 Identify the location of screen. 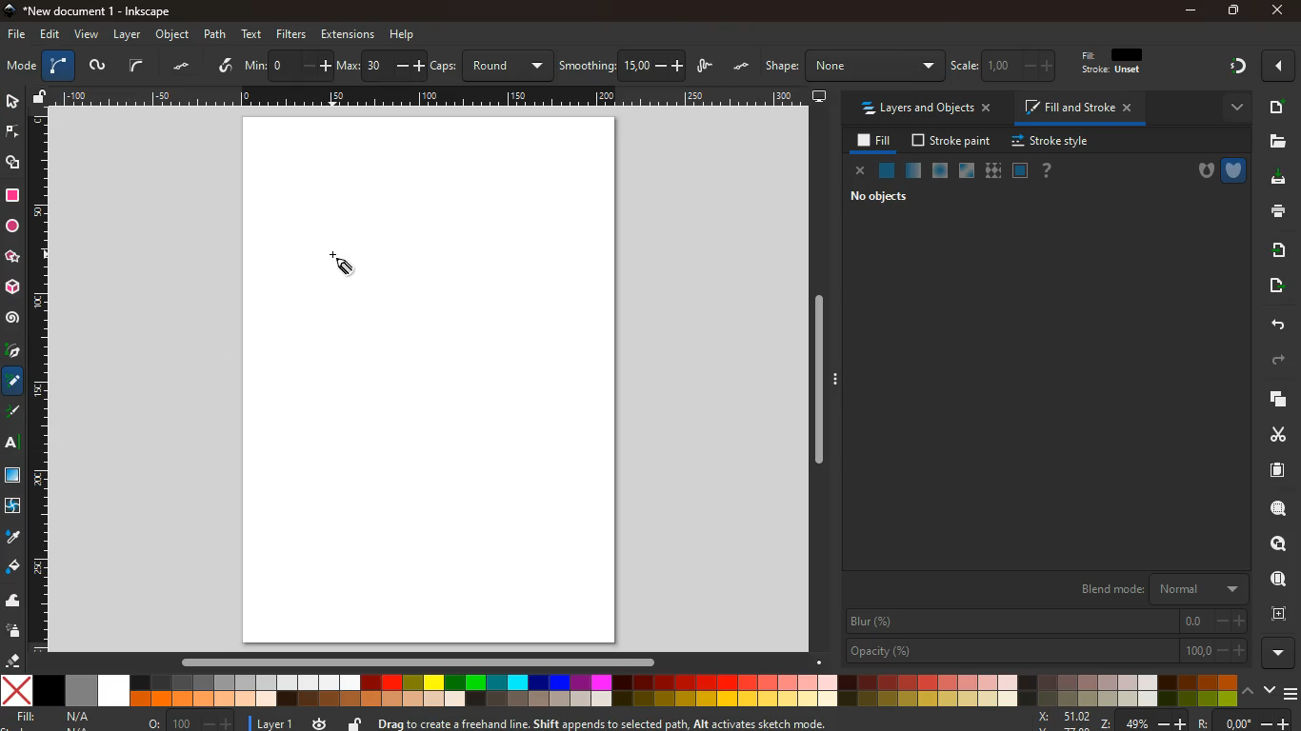
(820, 95).